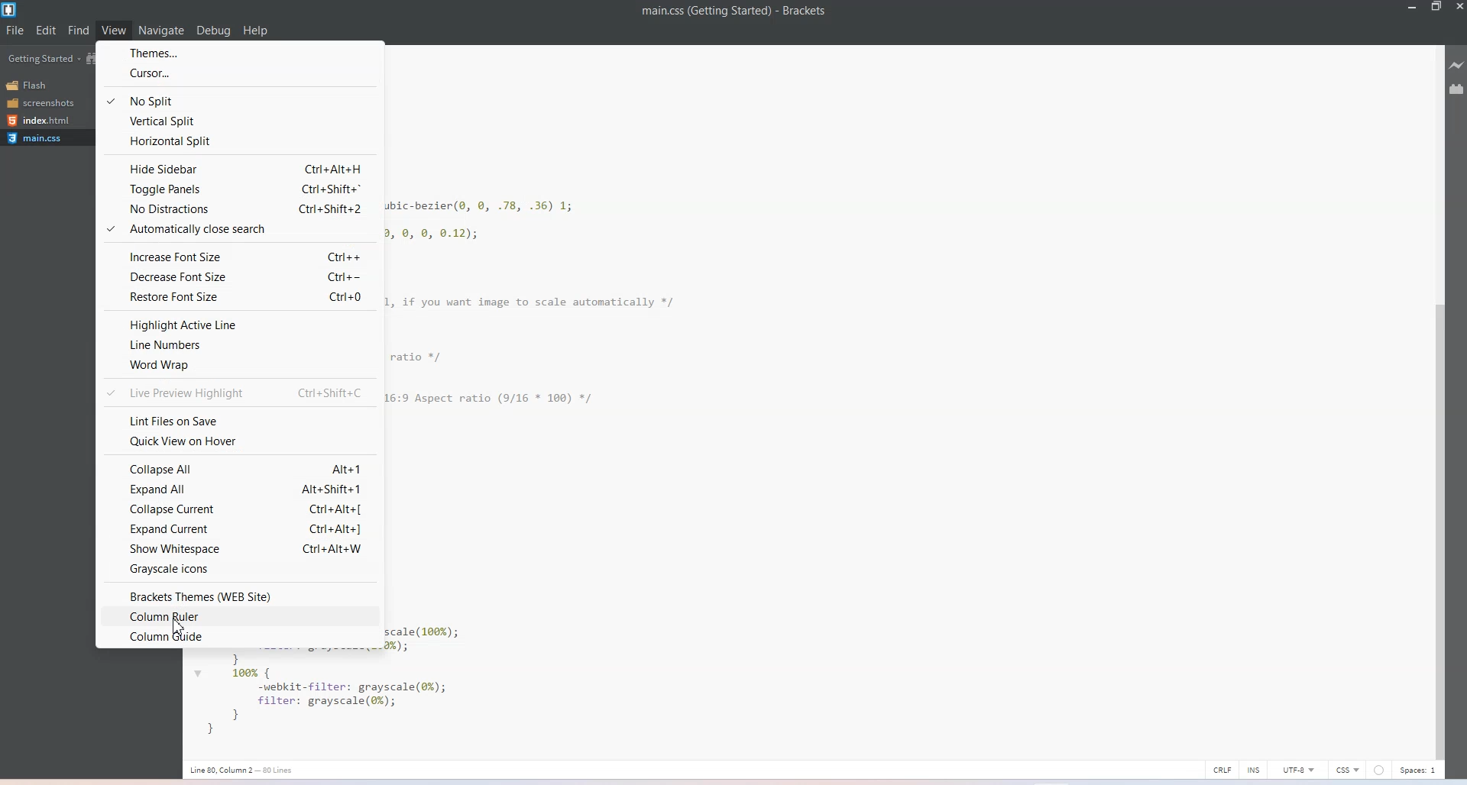 The image size is (1467, 785). What do you see at coordinates (239, 298) in the screenshot?
I see `Restore font size` at bounding box center [239, 298].